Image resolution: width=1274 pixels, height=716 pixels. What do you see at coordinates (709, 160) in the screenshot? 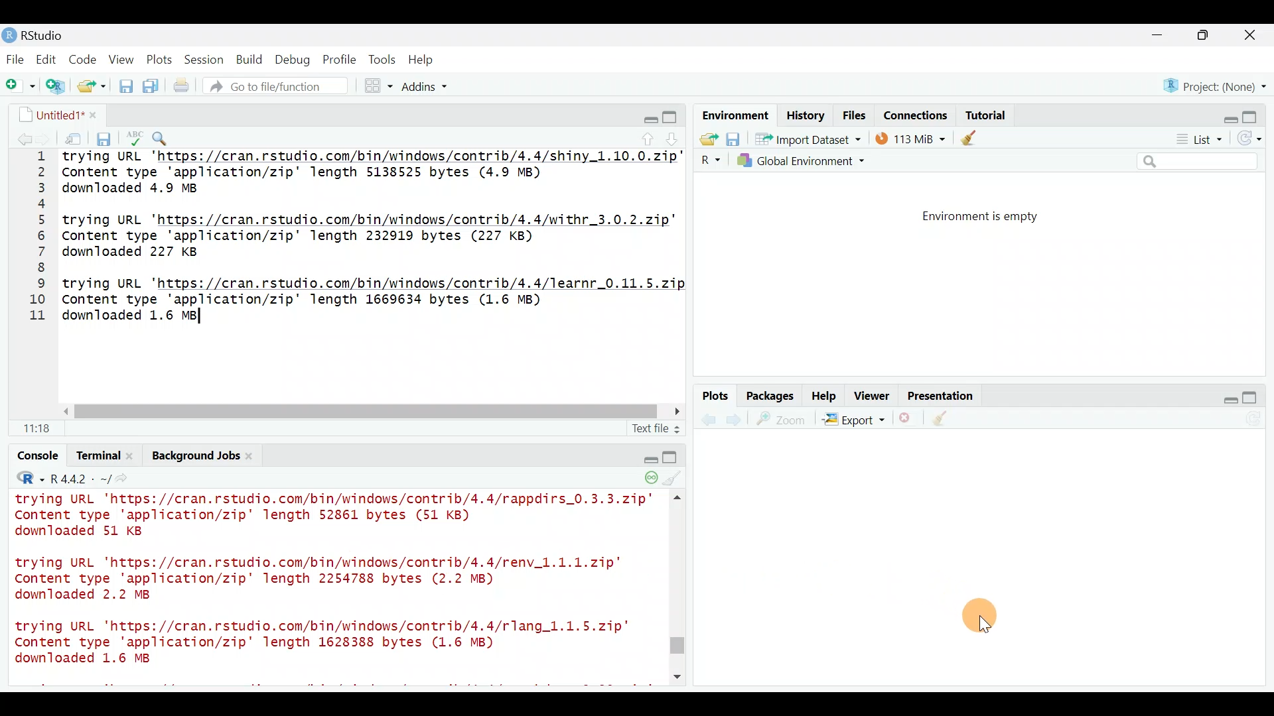
I see `R` at bounding box center [709, 160].